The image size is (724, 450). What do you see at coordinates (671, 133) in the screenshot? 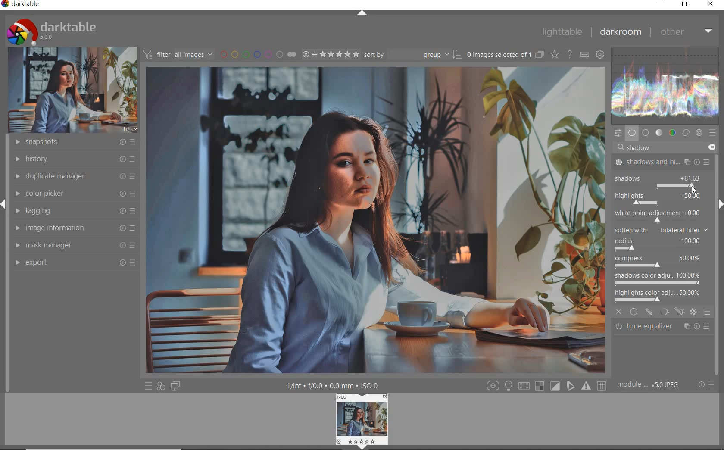
I see `color` at bounding box center [671, 133].